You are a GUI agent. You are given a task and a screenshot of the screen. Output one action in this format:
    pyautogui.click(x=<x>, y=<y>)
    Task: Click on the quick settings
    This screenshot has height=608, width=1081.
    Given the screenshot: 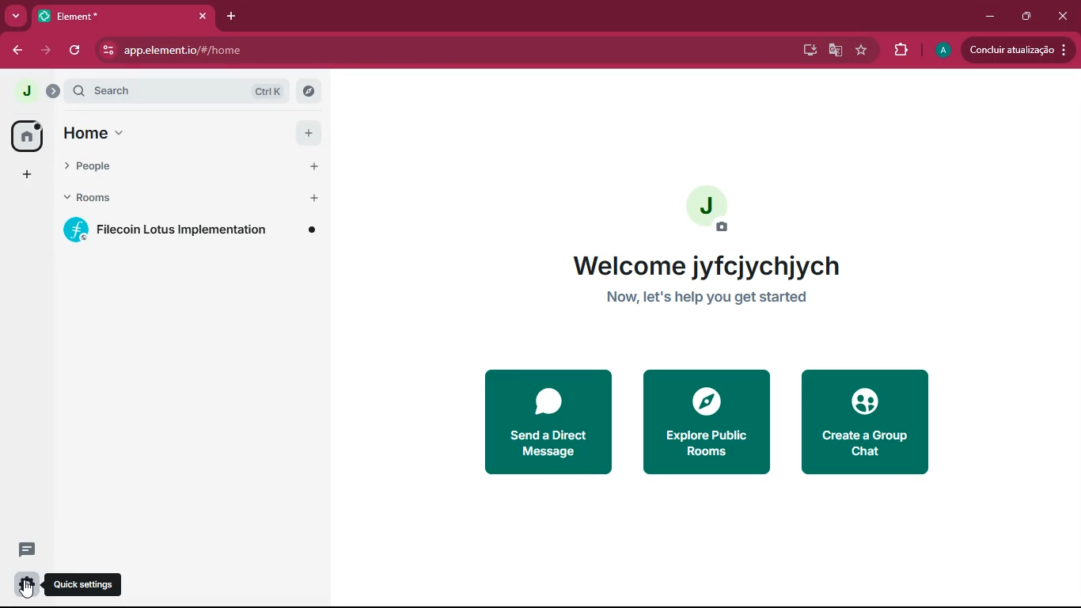 What is the action you would take?
    pyautogui.click(x=84, y=584)
    